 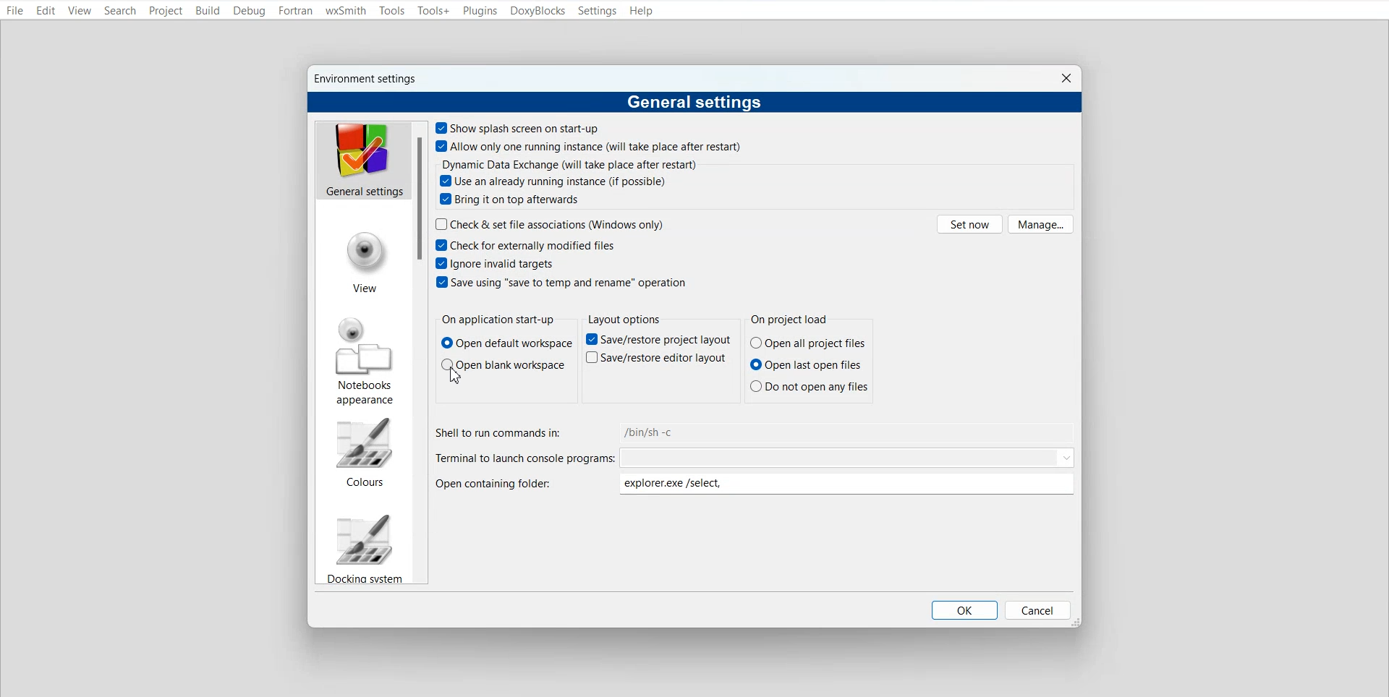 What do you see at coordinates (695, 103) in the screenshot?
I see `Text` at bounding box center [695, 103].